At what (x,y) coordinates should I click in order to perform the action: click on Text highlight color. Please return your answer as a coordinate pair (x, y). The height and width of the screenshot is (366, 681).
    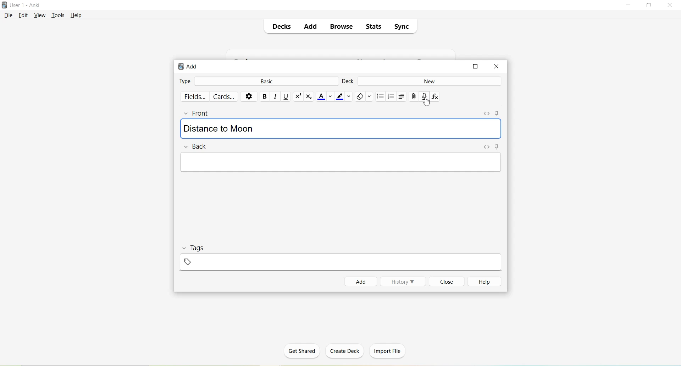
    Looking at the image, I should click on (343, 96).